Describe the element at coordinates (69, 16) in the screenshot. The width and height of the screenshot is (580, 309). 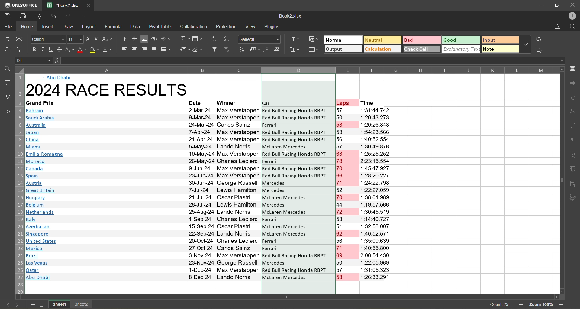
I see `redo` at that location.